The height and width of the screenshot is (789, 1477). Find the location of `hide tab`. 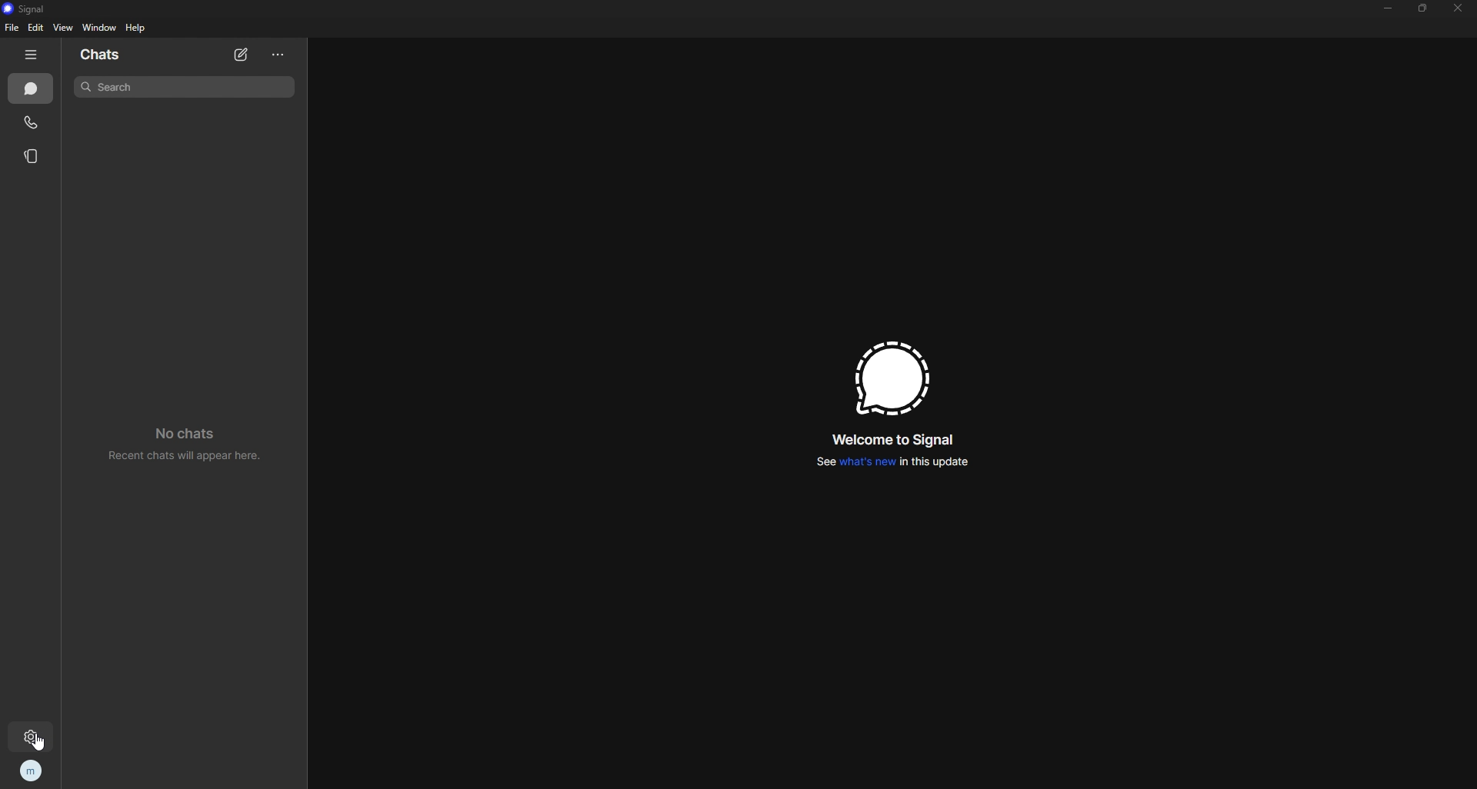

hide tab is located at coordinates (32, 55).